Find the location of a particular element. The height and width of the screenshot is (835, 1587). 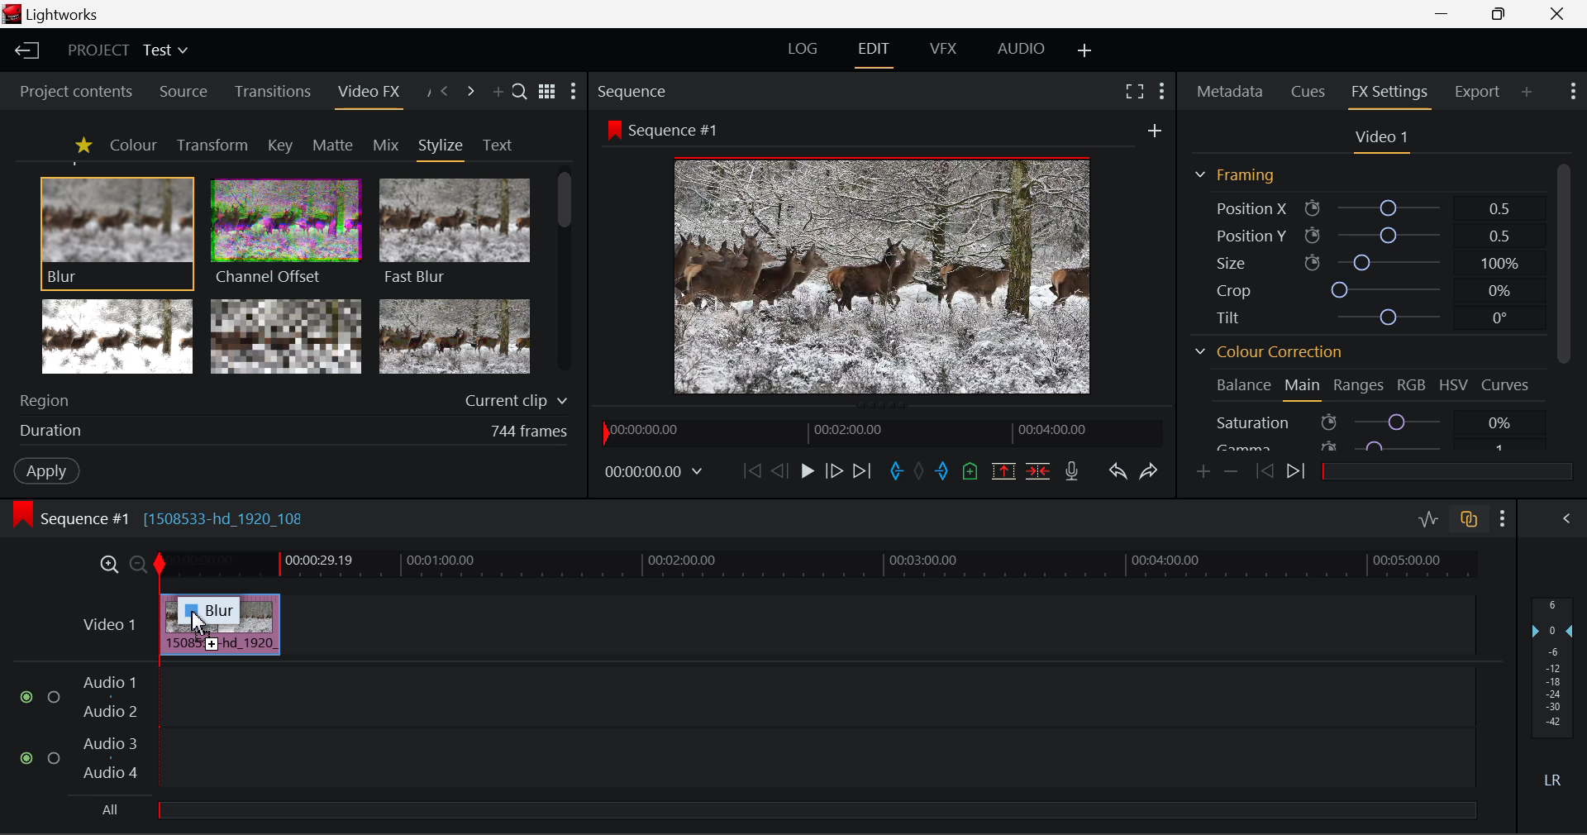

Show Settings is located at coordinates (577, 92).